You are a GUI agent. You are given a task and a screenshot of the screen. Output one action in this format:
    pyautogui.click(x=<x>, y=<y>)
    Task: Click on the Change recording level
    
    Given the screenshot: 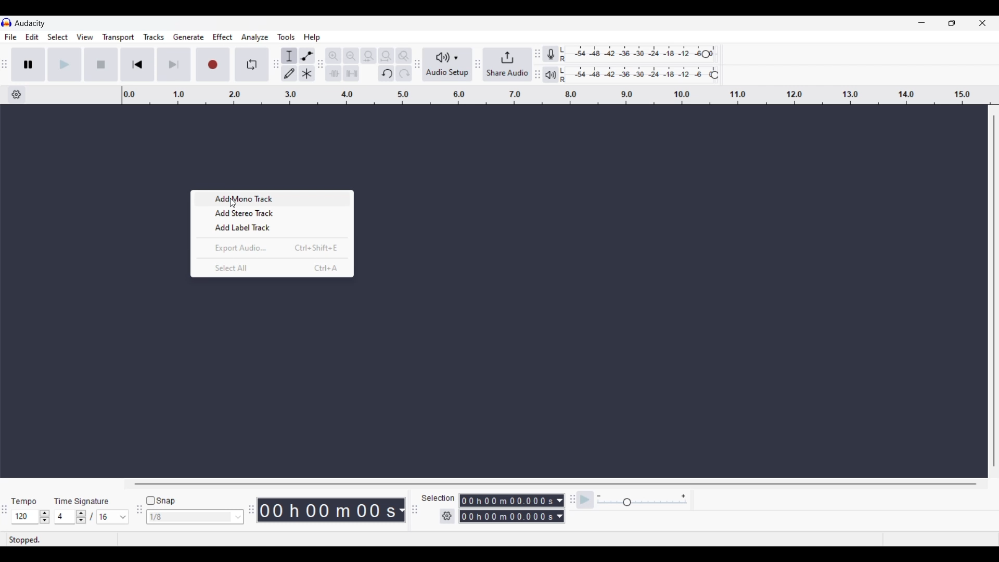 What is the action you would take?
    pyautogui.click(x=706, y=54)
    